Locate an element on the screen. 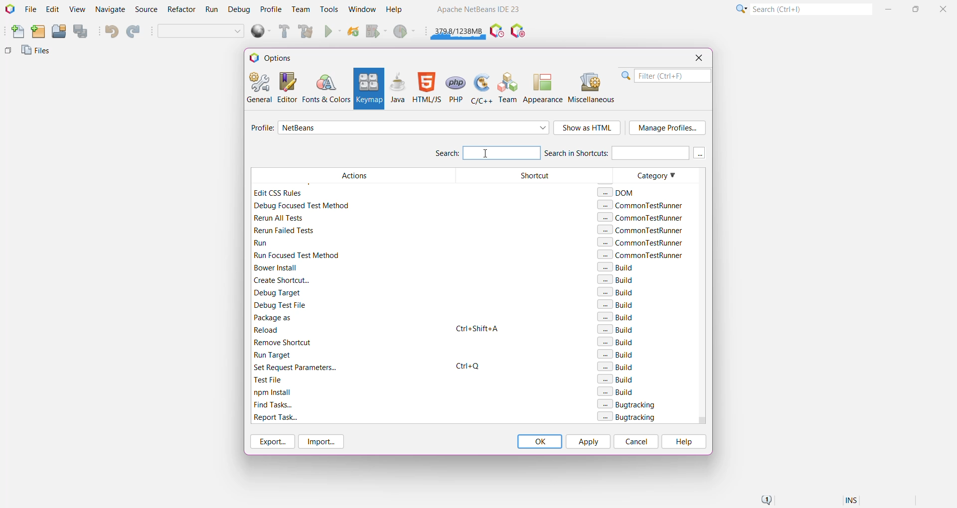  Cancel is located at coordinates (636, 441).